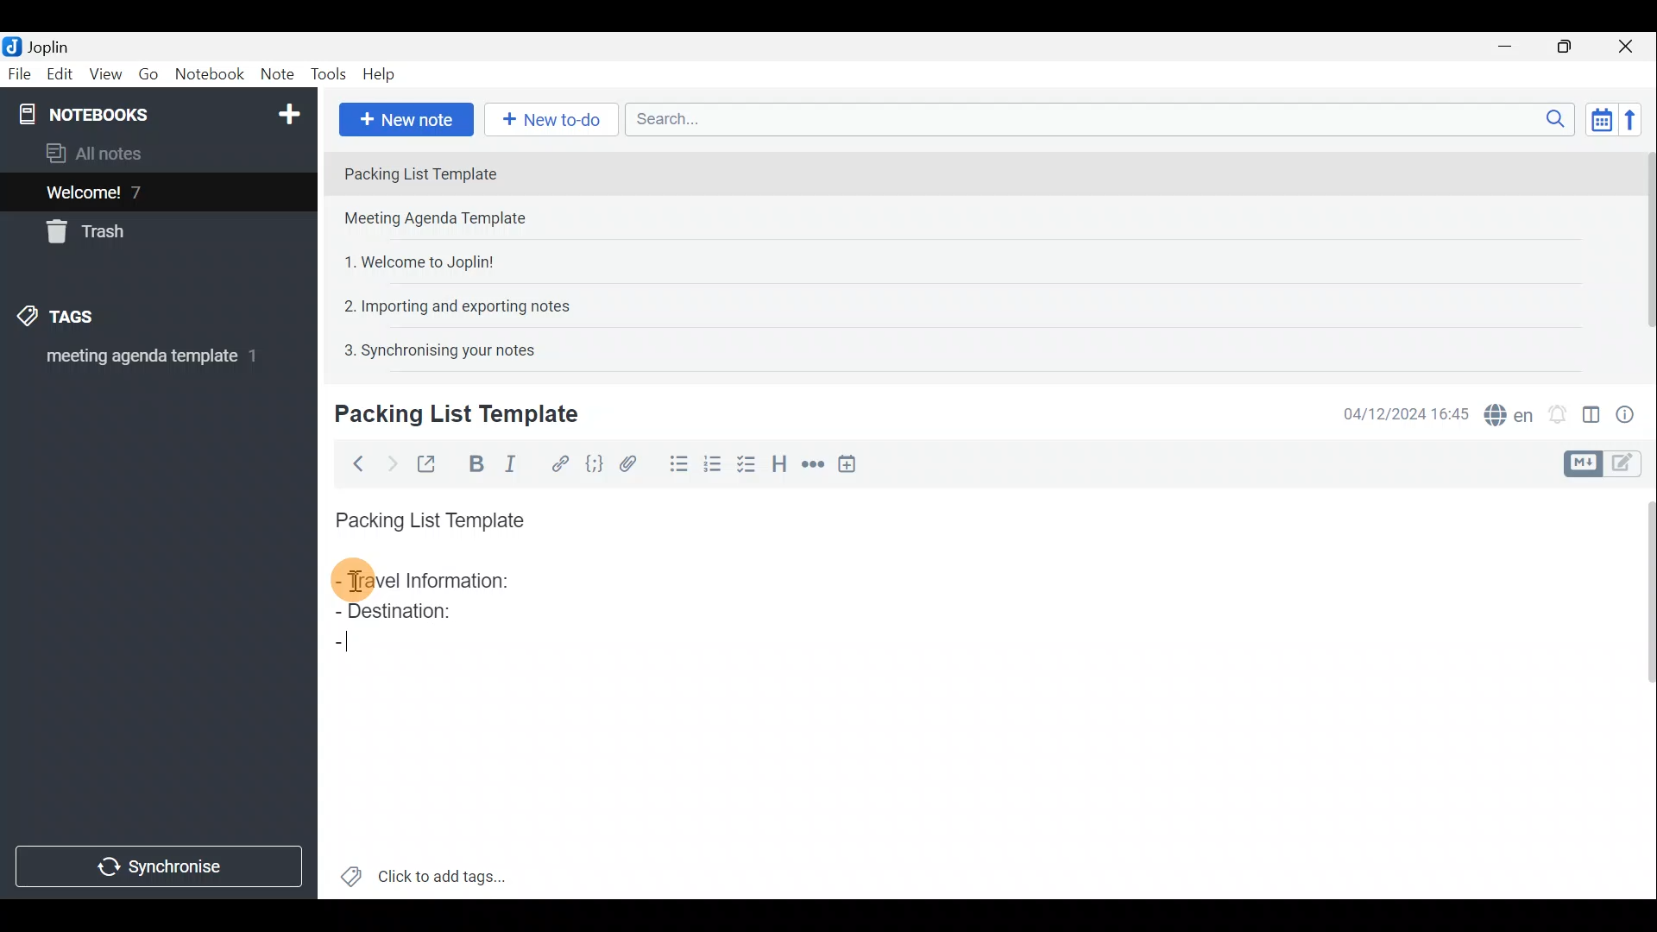 The height and width of the screenshot is (932, 1657). Describe the element at coordinates (84, 319) in the screenshot. I see `Tags` at that location.